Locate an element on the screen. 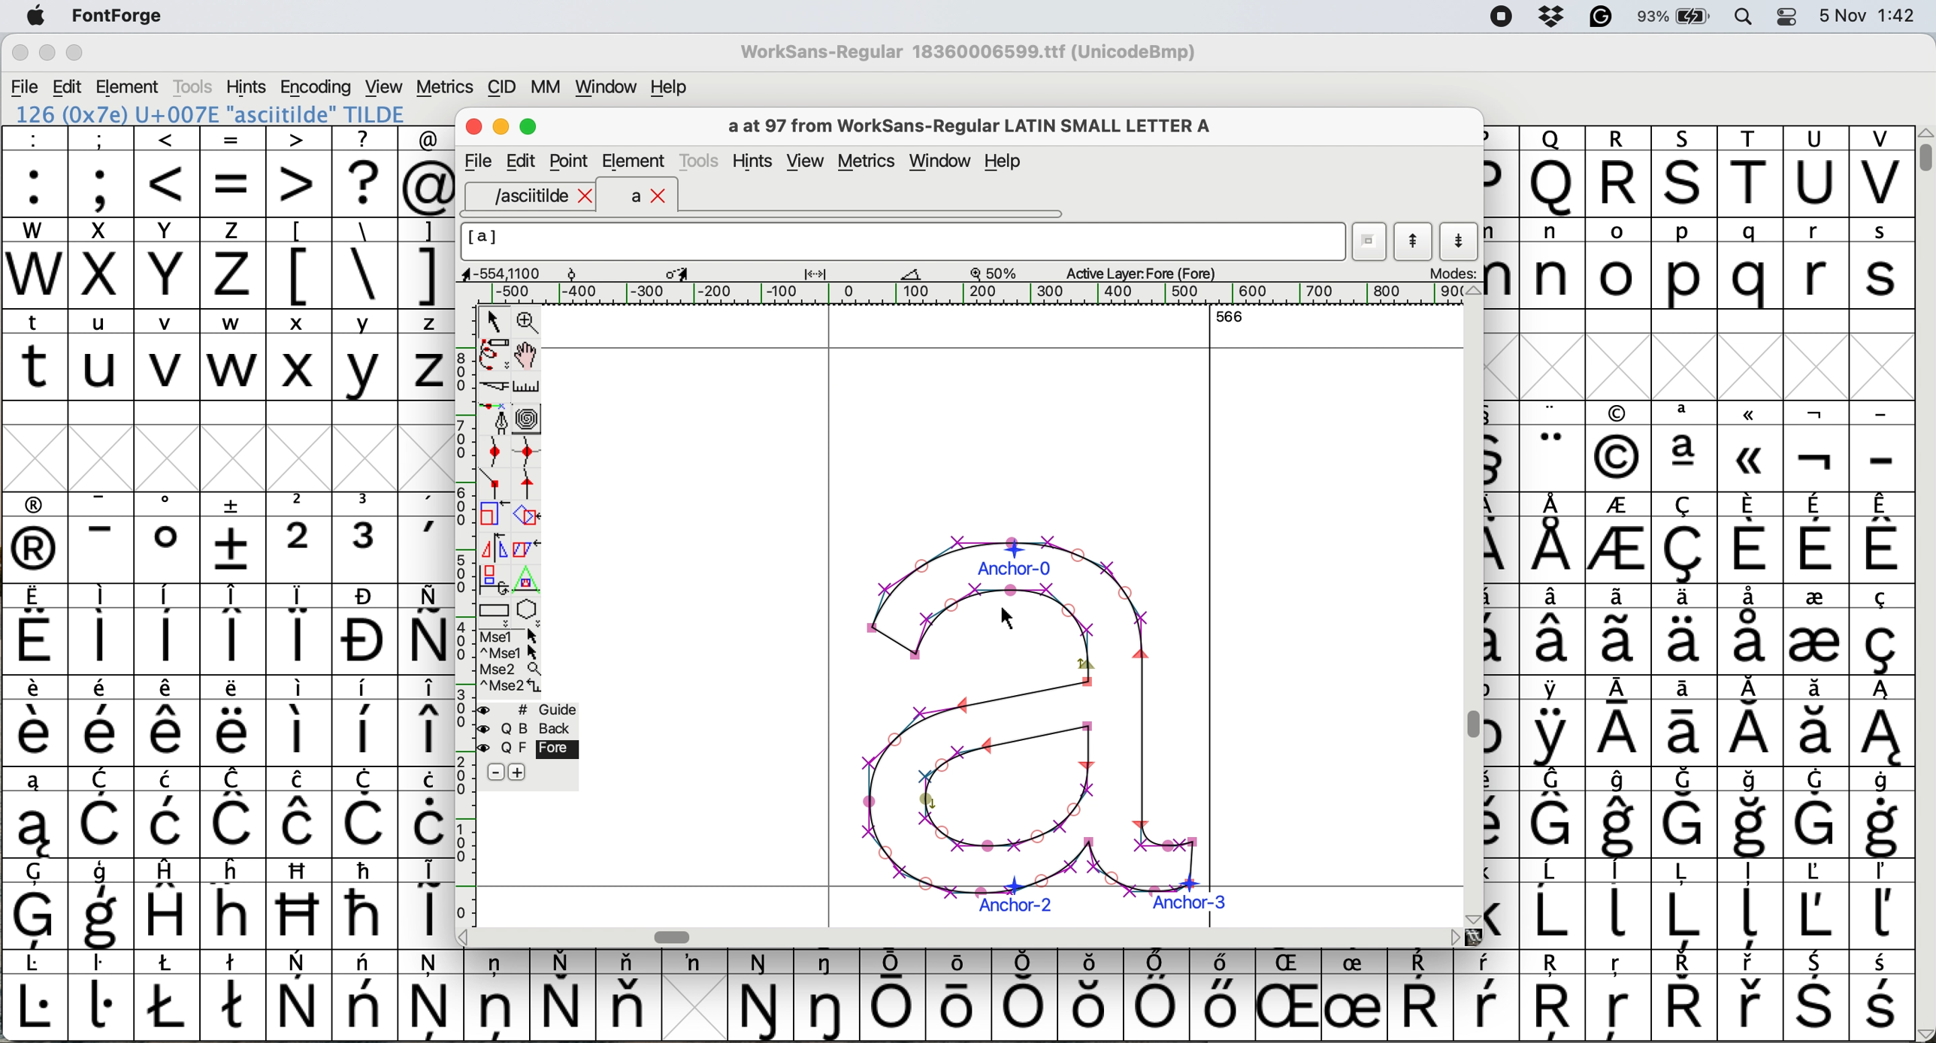  Minimise is located at coordinates (503, 127).